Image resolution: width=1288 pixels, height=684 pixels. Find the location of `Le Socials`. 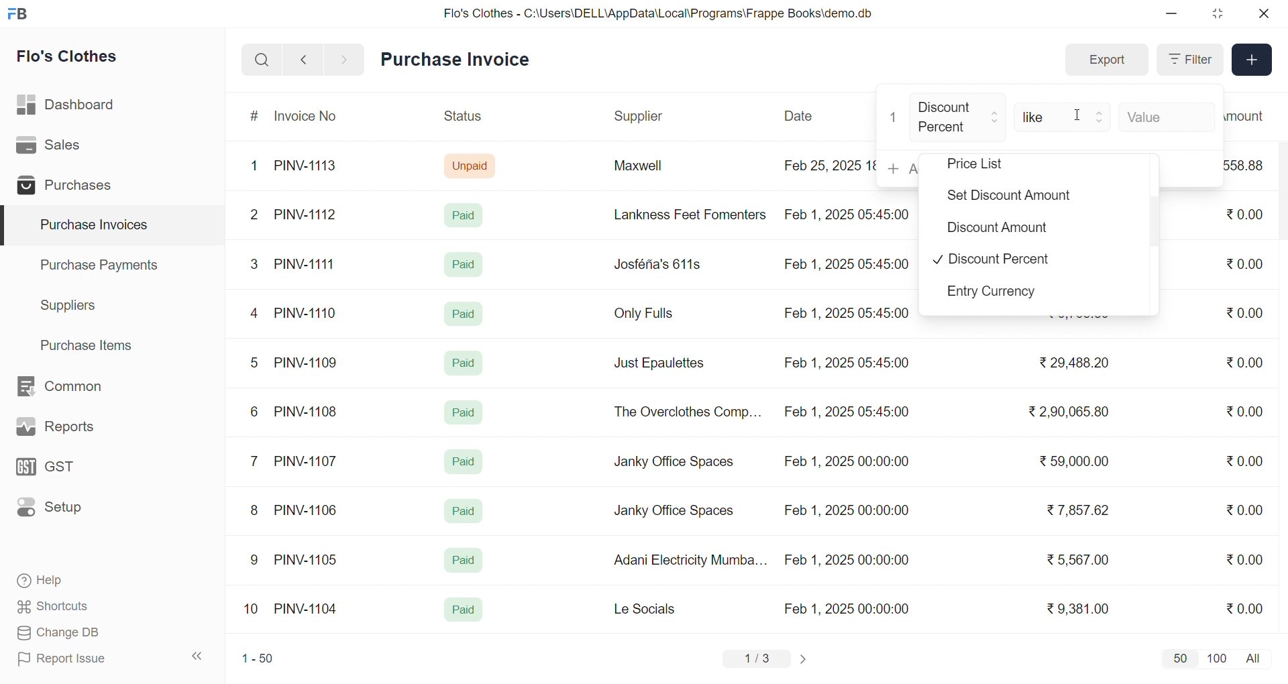

Le Socials is located at coordinates (656, 608).